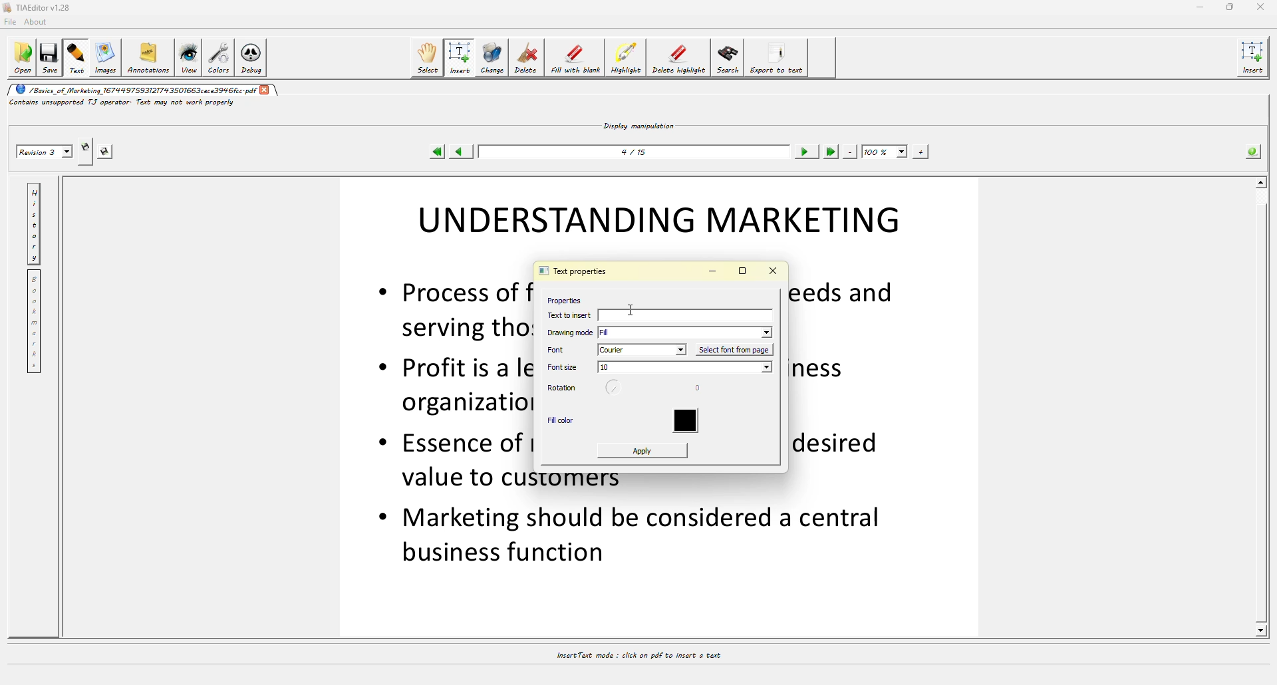  What do you see at coordinates (438, 152) in the screenshot?
I see `first page` at bounding box center [438, 152].